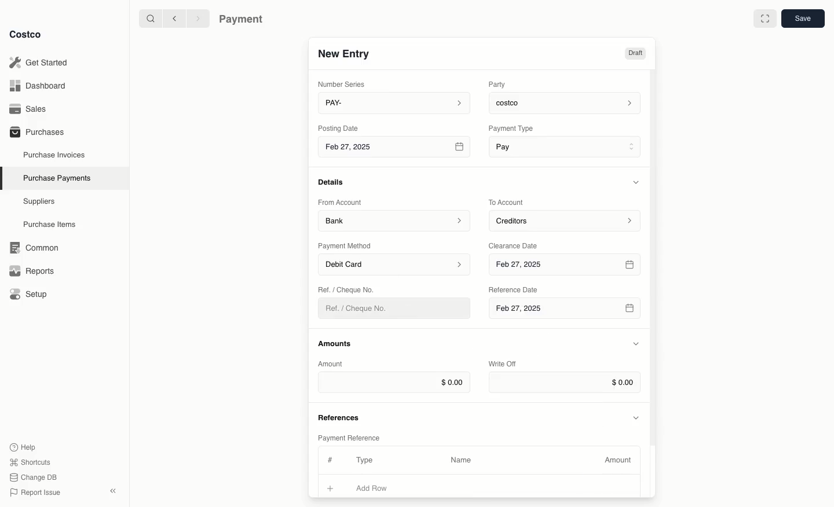 The width and height of the screenshot is (834, 507). What do you see at coordinates (395, 265) in the screenshot?
I see `Debit Card` at bounding box center [395, 265].